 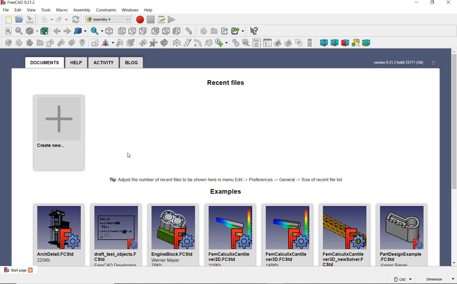 I want to click on create a circular array, so click(x=188, y=43).